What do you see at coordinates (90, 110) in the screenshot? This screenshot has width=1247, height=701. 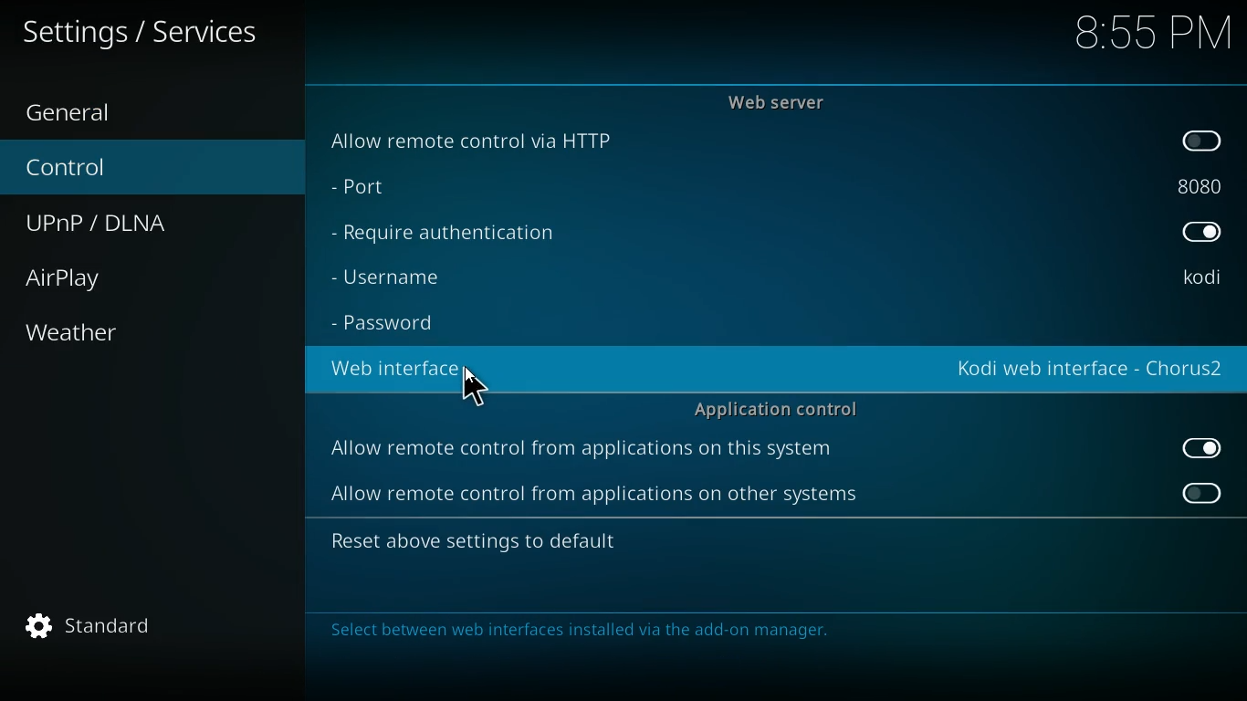 I see `General` at bounding box center [90, 110].